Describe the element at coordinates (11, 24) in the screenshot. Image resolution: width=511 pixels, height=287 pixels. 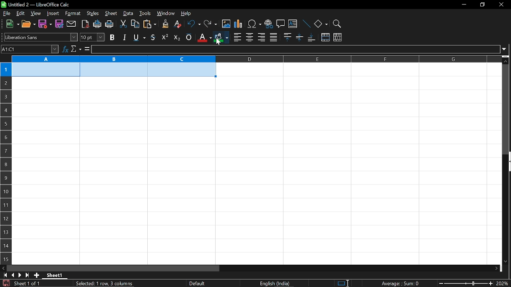
I see `new` at that location.